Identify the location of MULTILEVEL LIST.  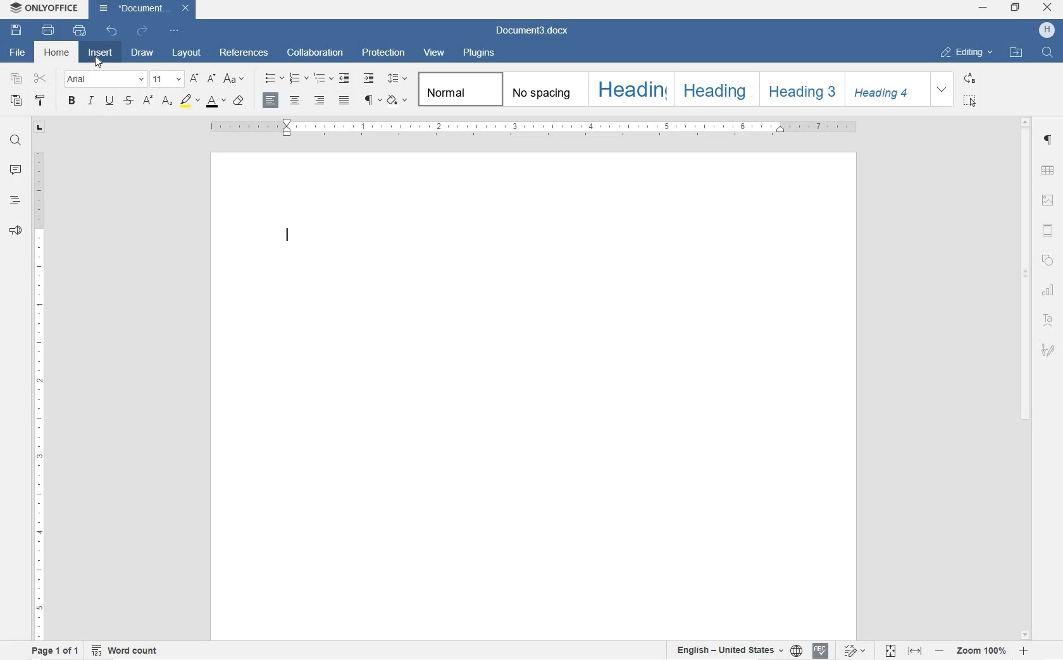
(322, 79).